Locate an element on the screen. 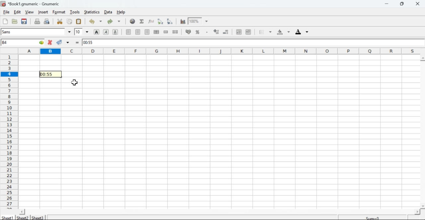  Cancel change is located at coordinates (50, 43).